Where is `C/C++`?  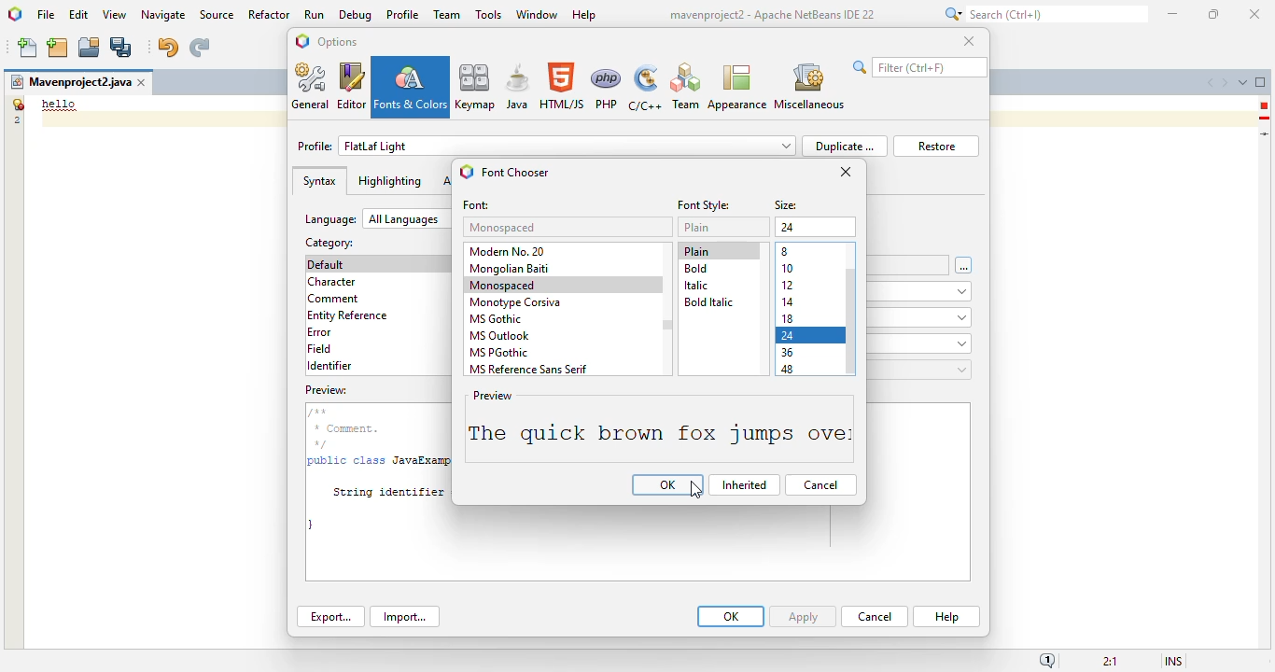
C/C++ is located at coordinates (644, 88).